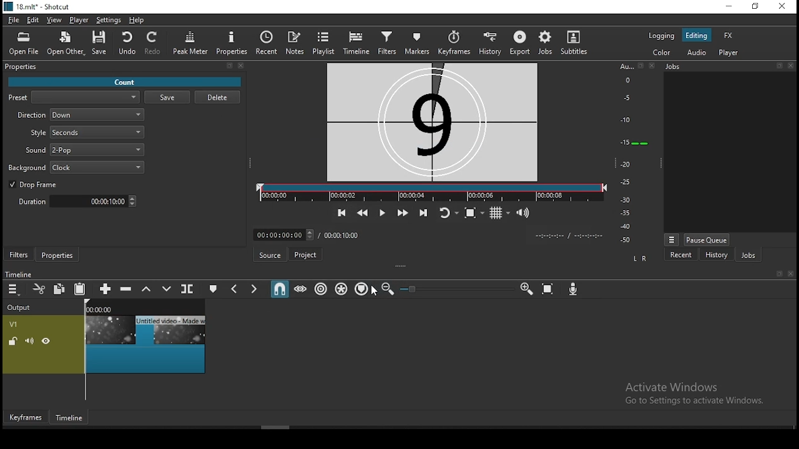  I want to click on playlist, so click(324, 43).